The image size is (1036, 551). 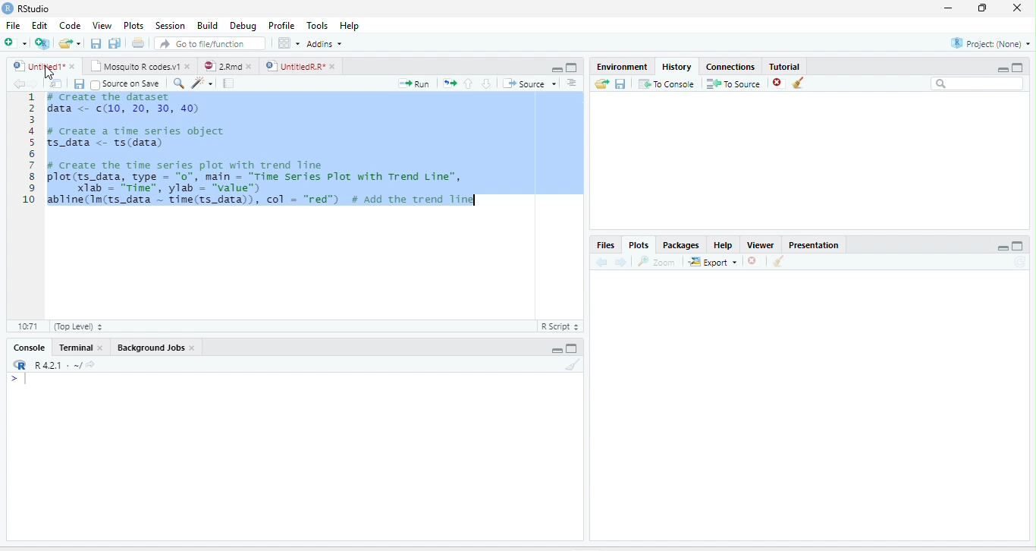 I want to click on close, so click(x=193, y=348).